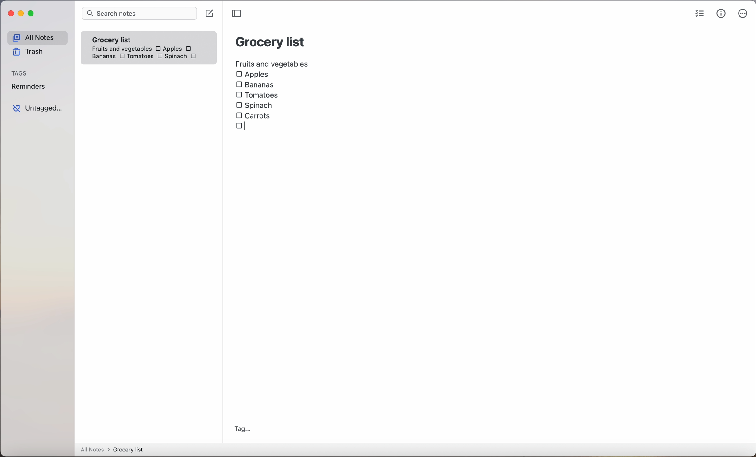 The width and height of the screenshot is (756, 457). I want to click on trash, so click(27, 53).